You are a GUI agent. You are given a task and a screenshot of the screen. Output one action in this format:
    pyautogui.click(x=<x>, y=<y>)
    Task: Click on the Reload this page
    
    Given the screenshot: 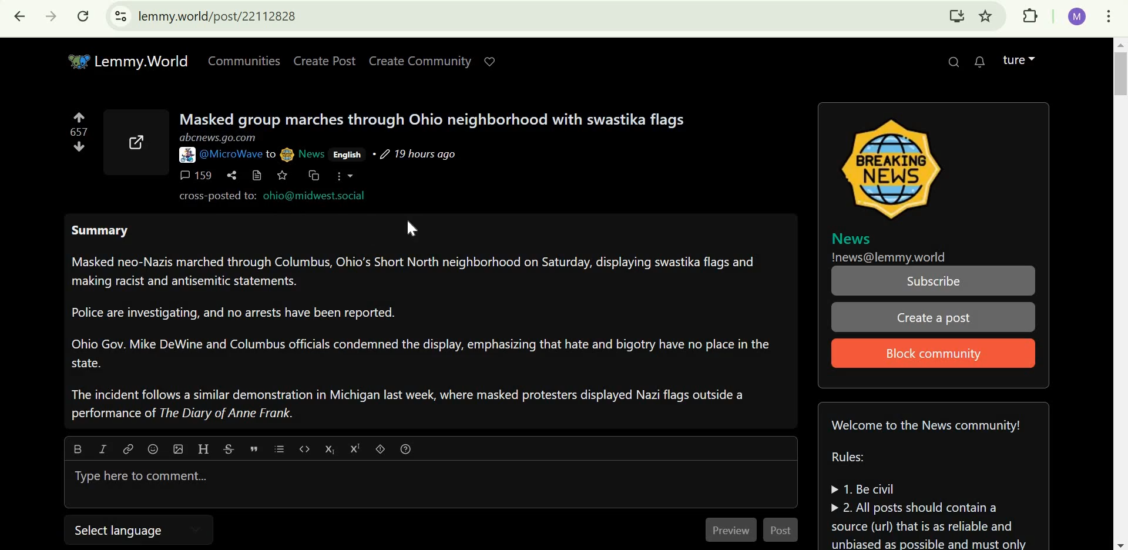 What is the action you would take?
    pyautogui.click(x=85, y=16)
    